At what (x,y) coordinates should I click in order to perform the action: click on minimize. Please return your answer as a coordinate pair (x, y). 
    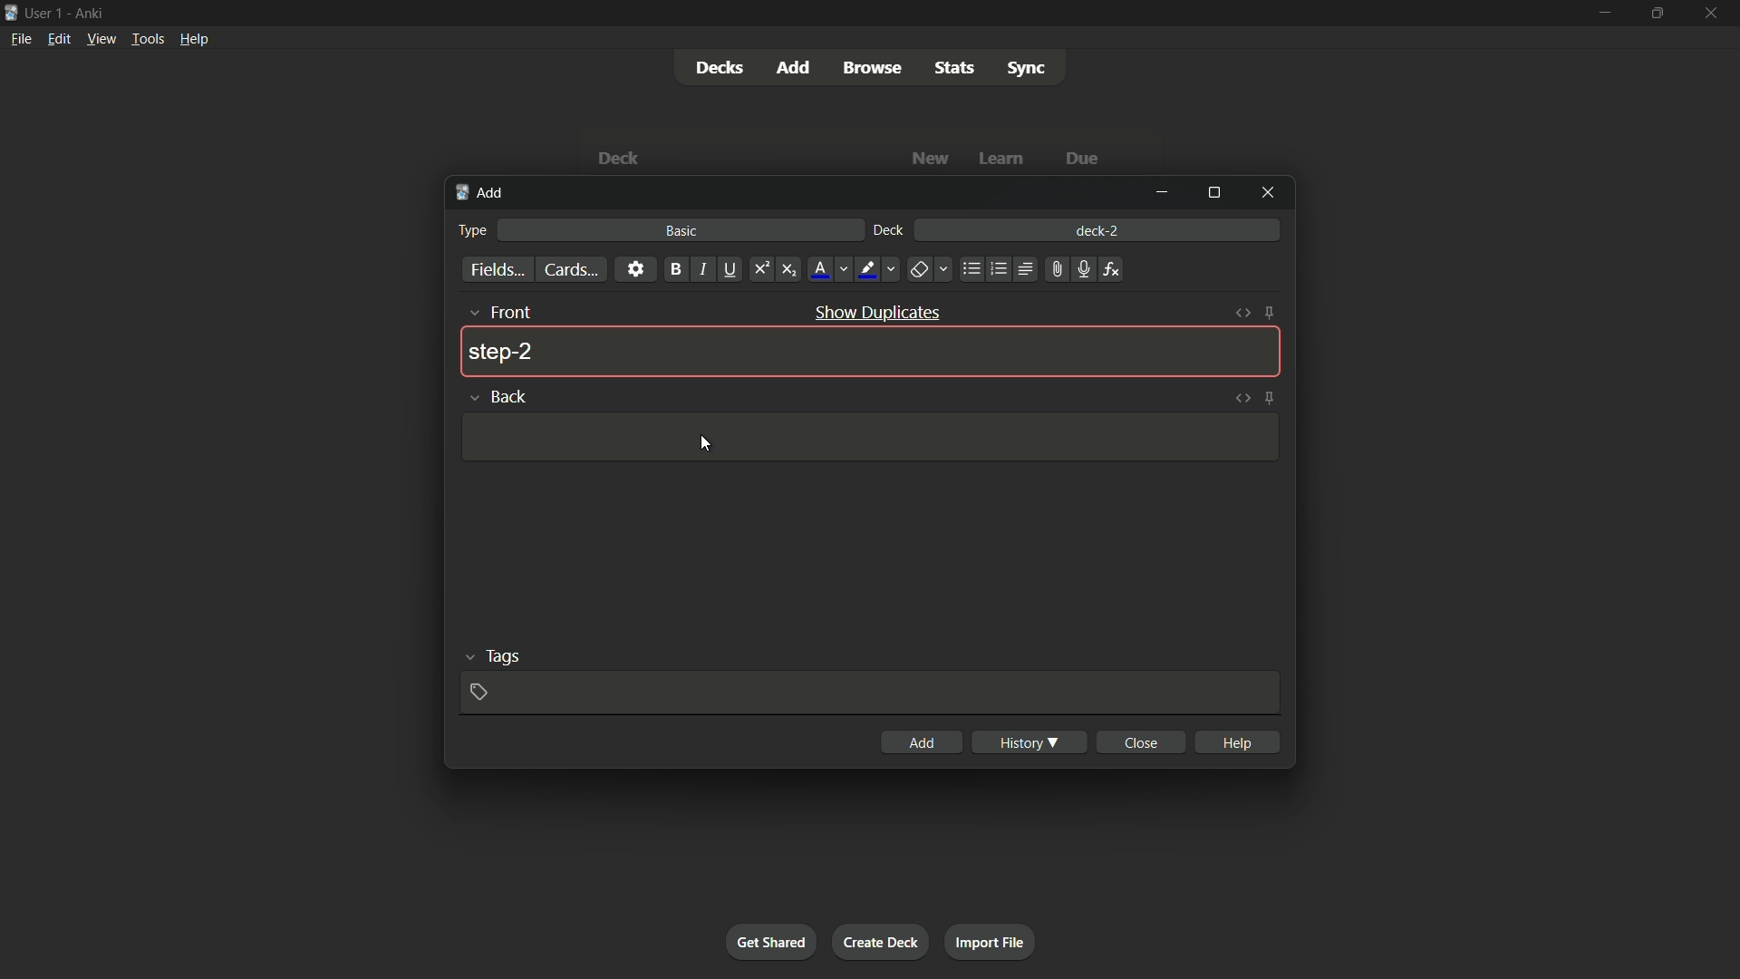
    Looking at the image, I should click on (1166, 194).